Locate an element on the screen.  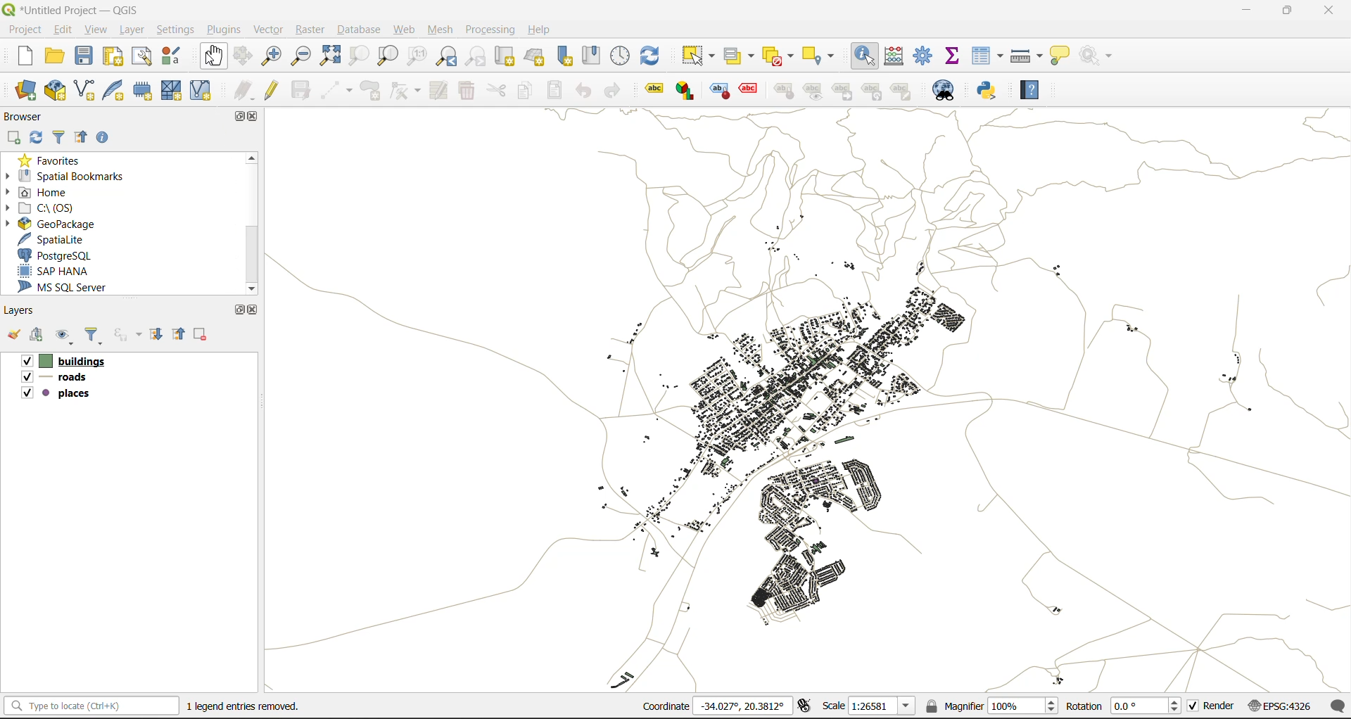
web is located at coordinates (405, 29).